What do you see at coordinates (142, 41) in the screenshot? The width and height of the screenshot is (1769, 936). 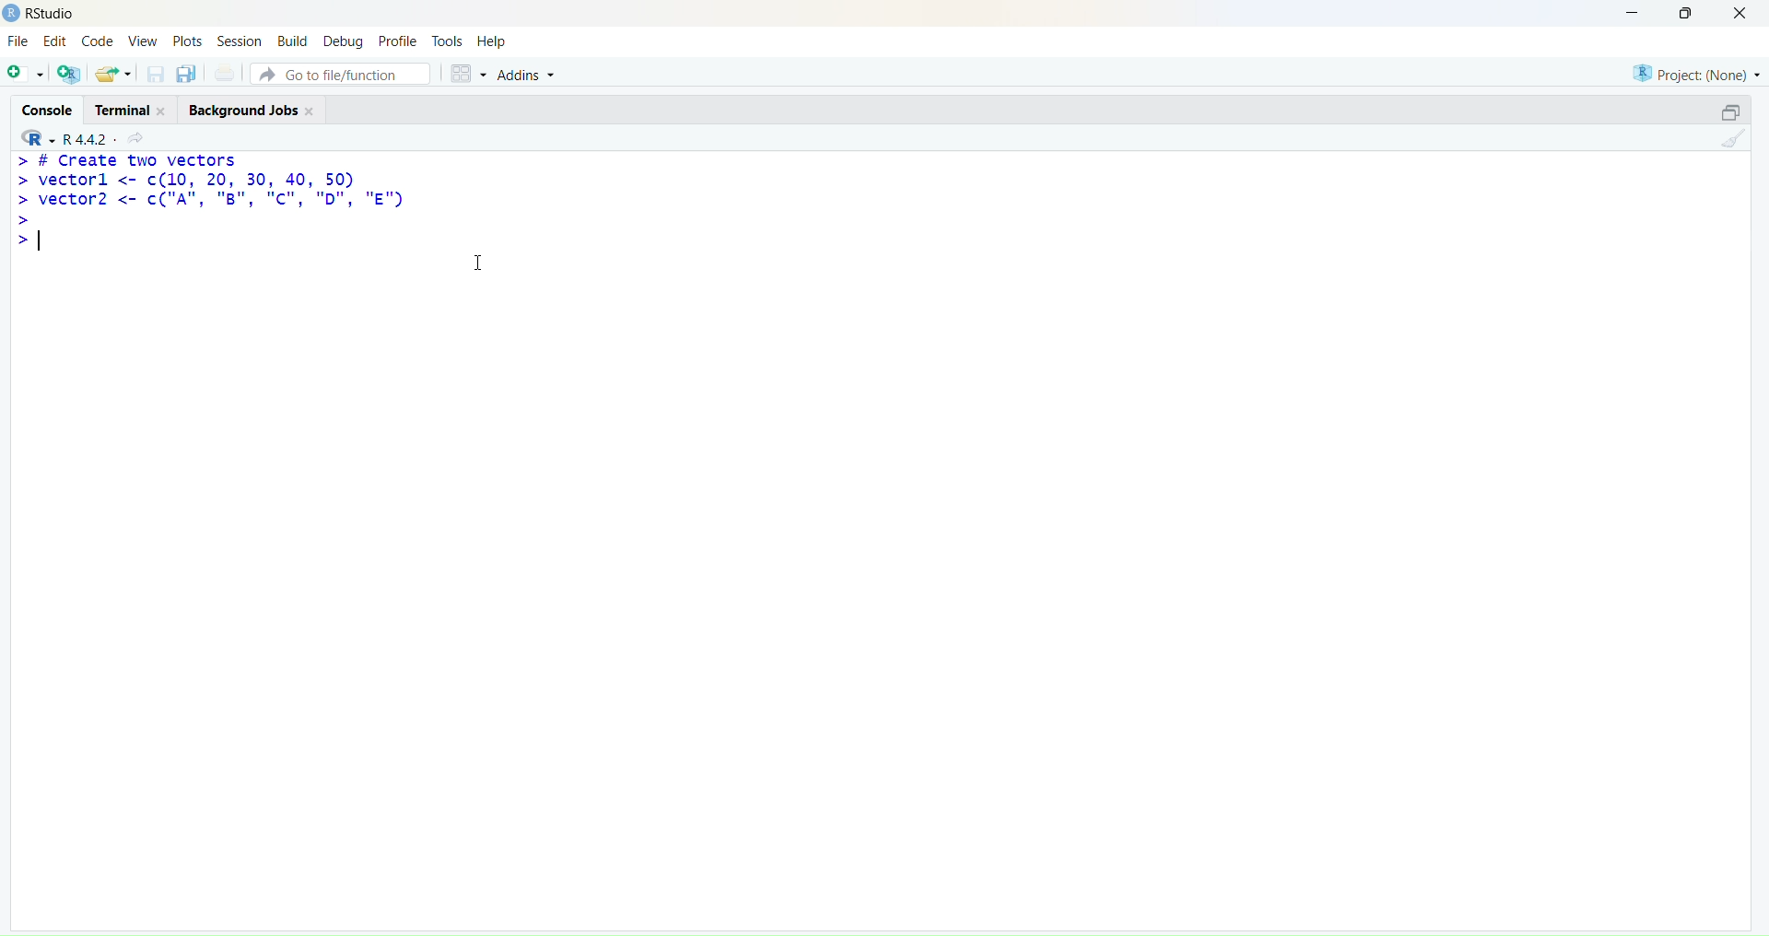 I see `View` at bounding box center [142, 41].